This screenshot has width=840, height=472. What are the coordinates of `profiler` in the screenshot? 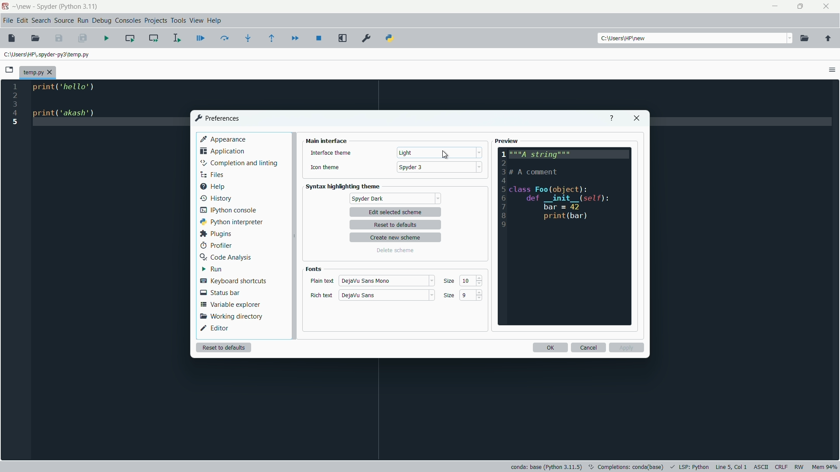 It's located at (215, 246).